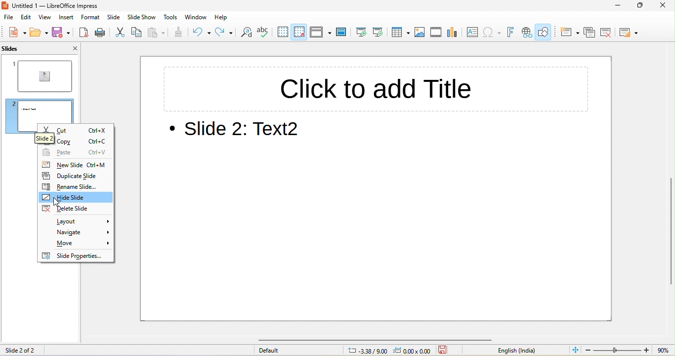  Describe the element at coordinates (341, 33) in the screenshot. I see `master slide` at that location.